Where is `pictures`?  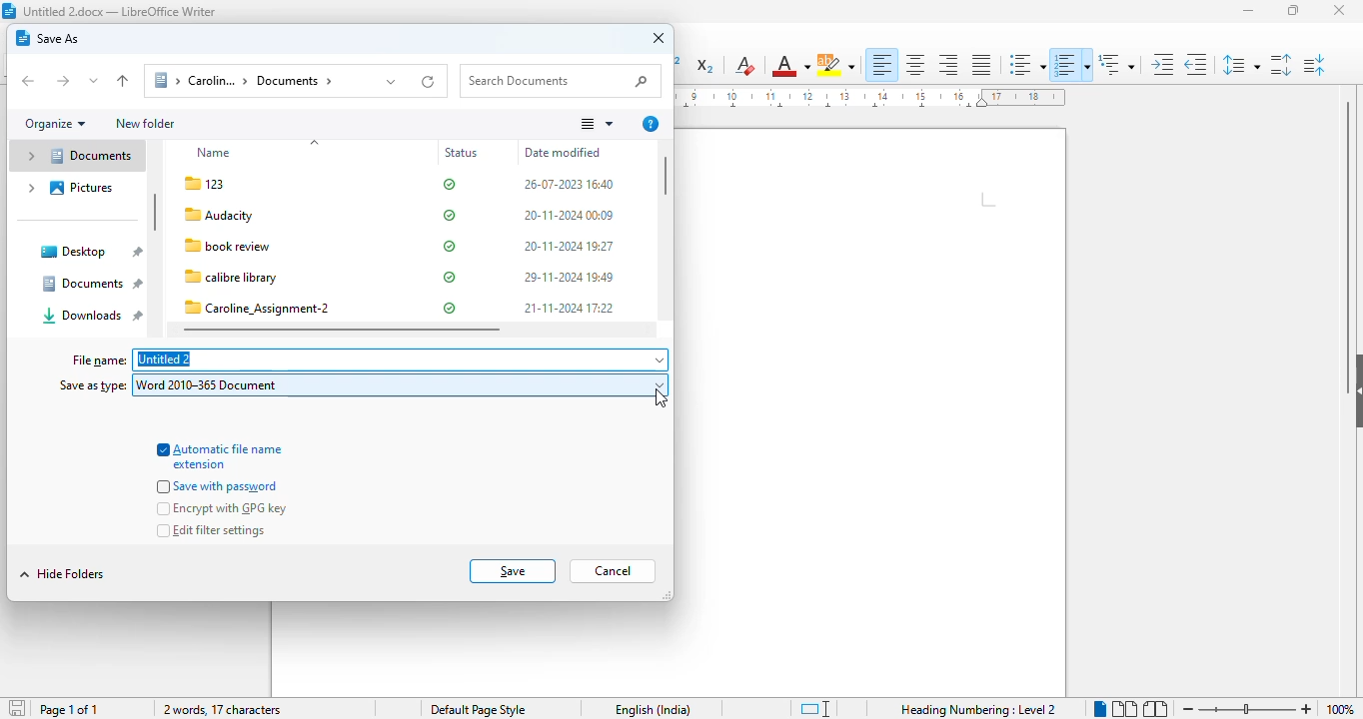 pictures is located at coordinates (68, 188).